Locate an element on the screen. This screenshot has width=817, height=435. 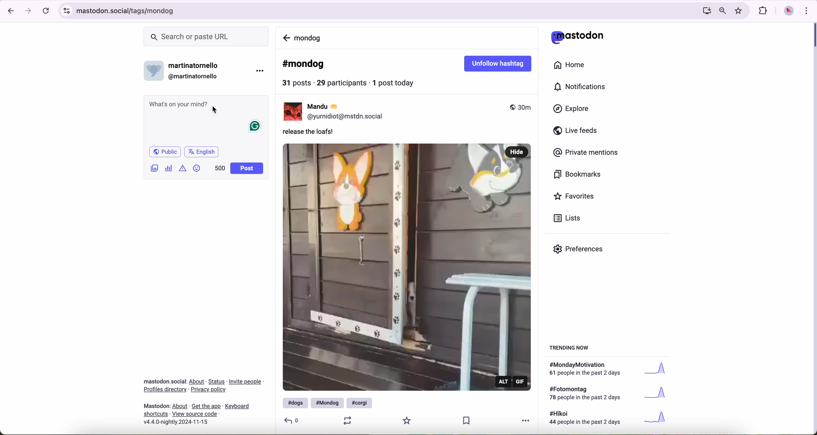
navigate back is located at coordinates (10, 11).